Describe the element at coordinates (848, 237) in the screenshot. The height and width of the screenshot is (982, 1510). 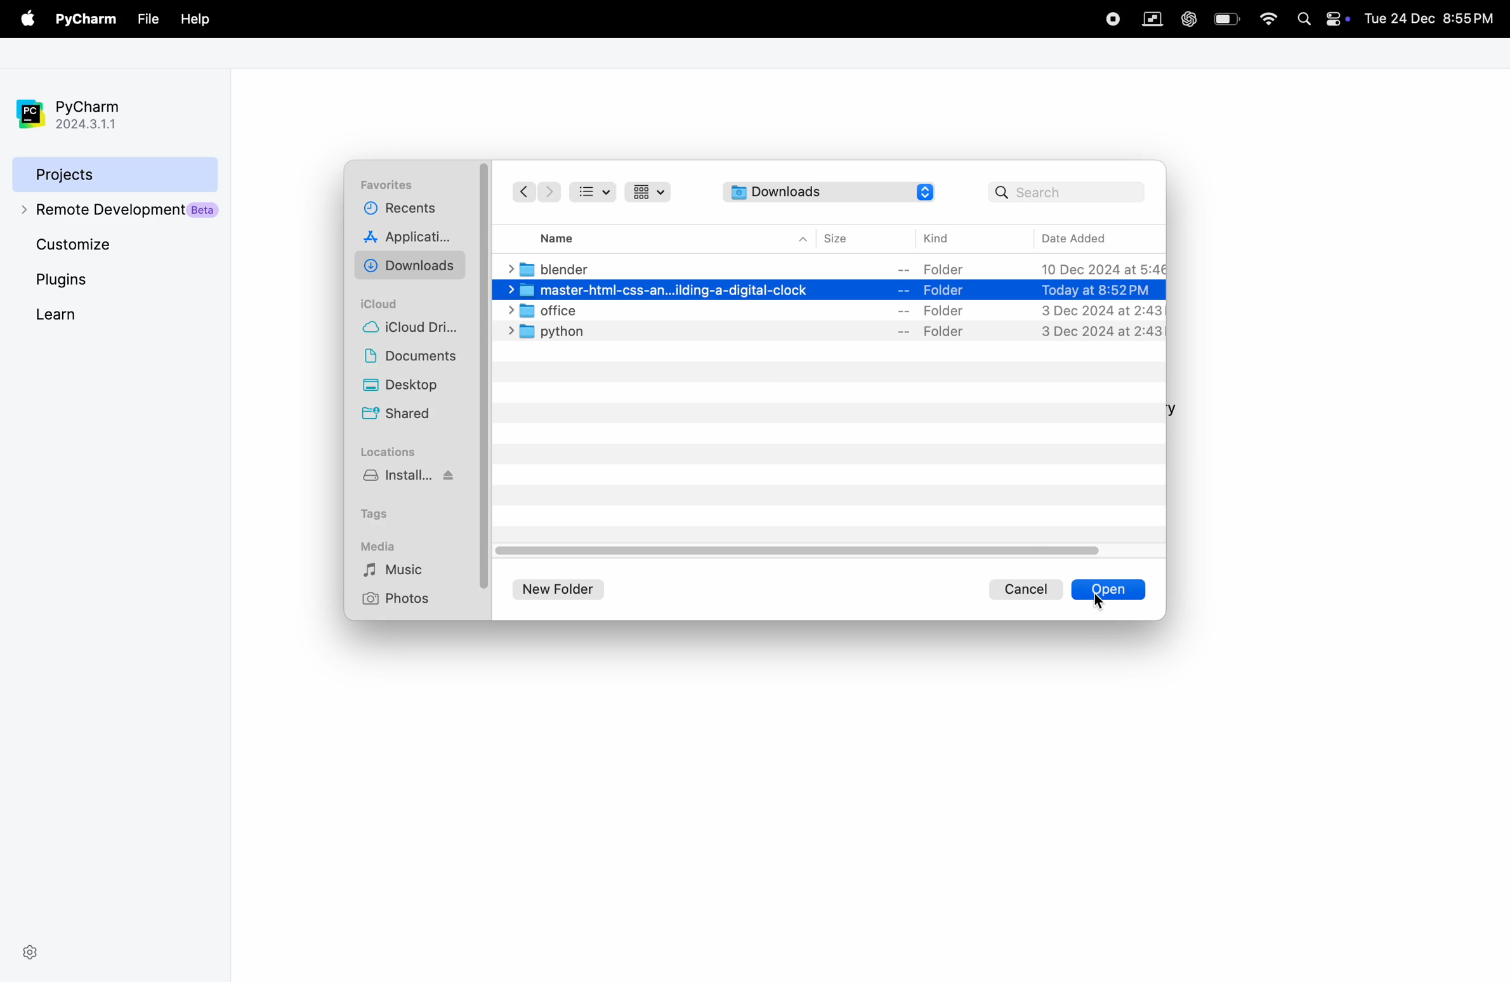
I see `size` at that location.